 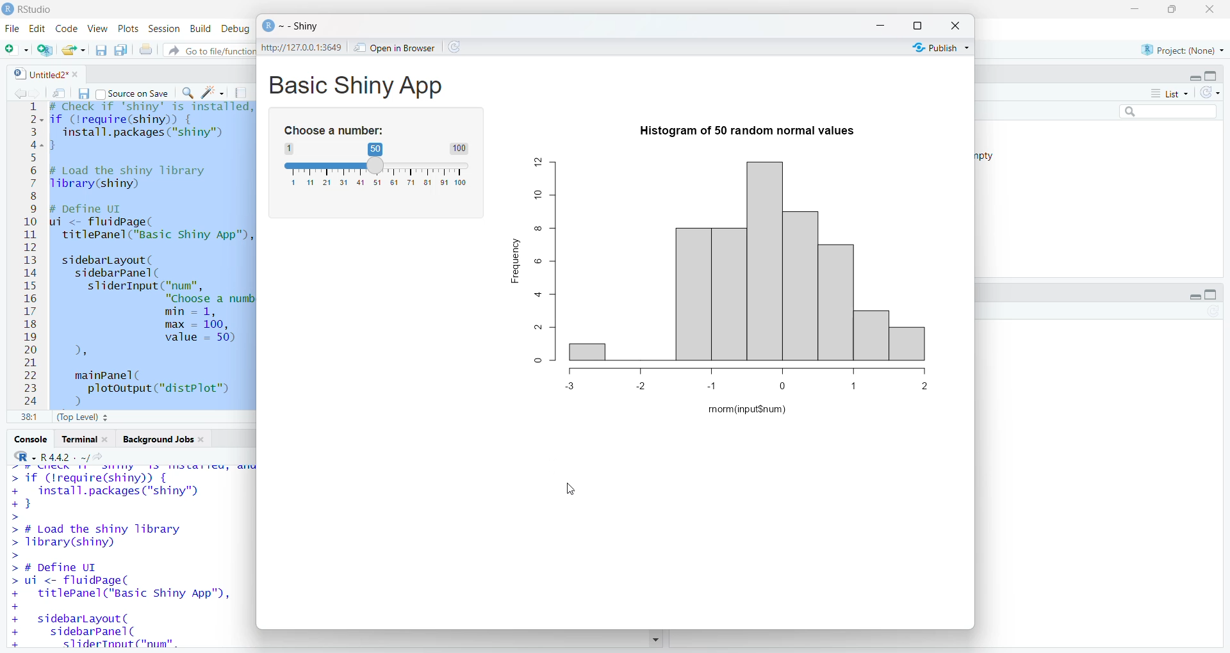 What do you see at coordinates (101, 51) in the screenshot?
I see `save` at bounding box center [101, 51].